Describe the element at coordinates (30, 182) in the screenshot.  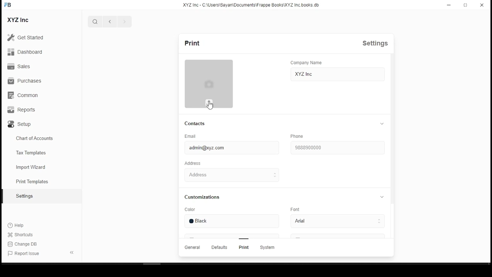
I see `print templates` at that location.